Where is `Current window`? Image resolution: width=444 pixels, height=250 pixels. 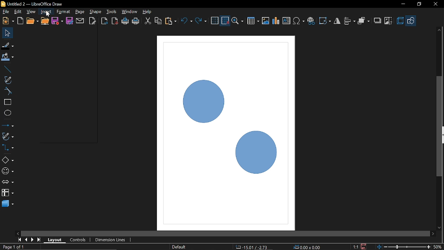 Current window is located at coordinates (31, 4).